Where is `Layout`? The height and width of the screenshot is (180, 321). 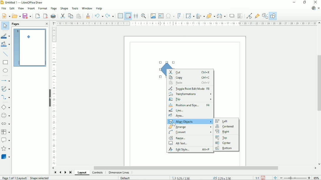 Layout is located at coordinates (82, 173).